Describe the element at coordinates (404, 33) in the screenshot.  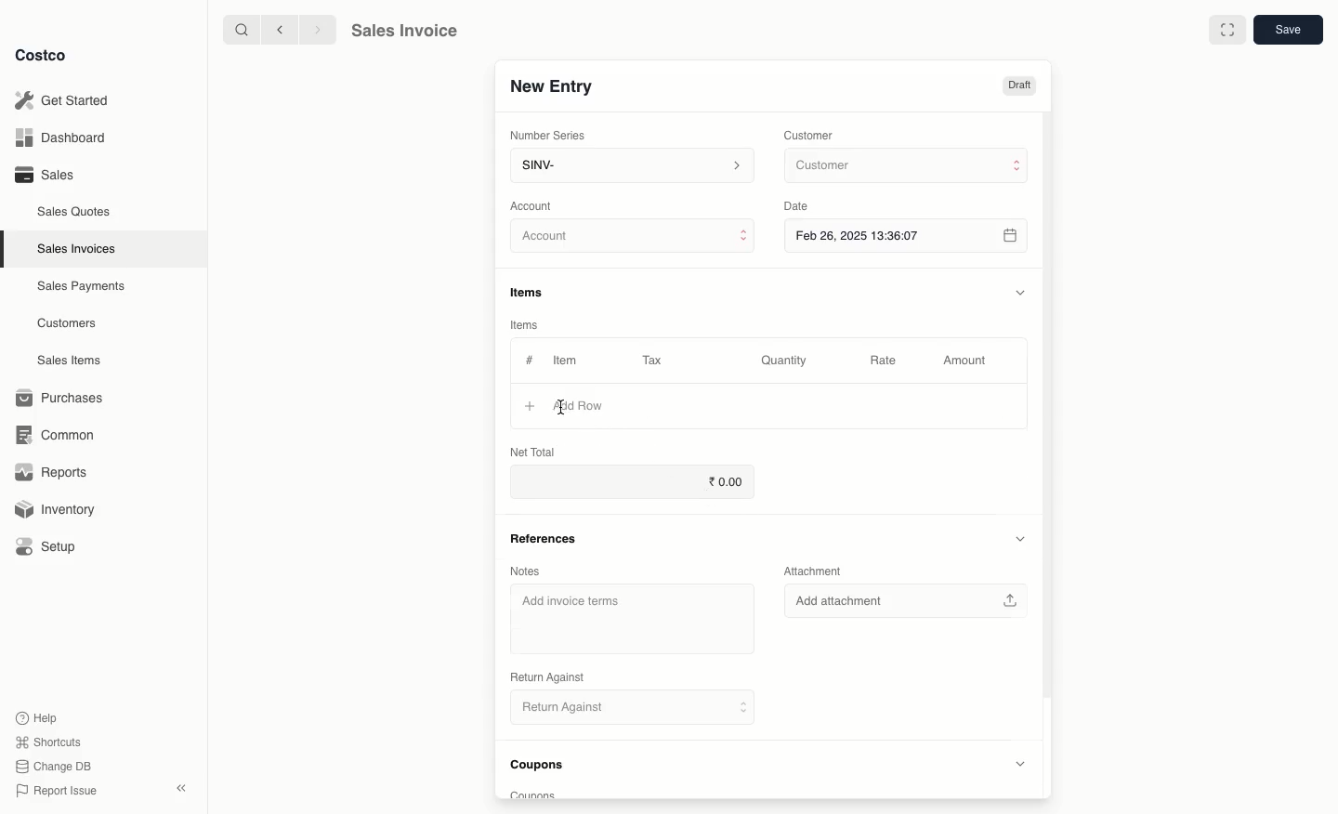
I see `Sales Invoice` at that location.